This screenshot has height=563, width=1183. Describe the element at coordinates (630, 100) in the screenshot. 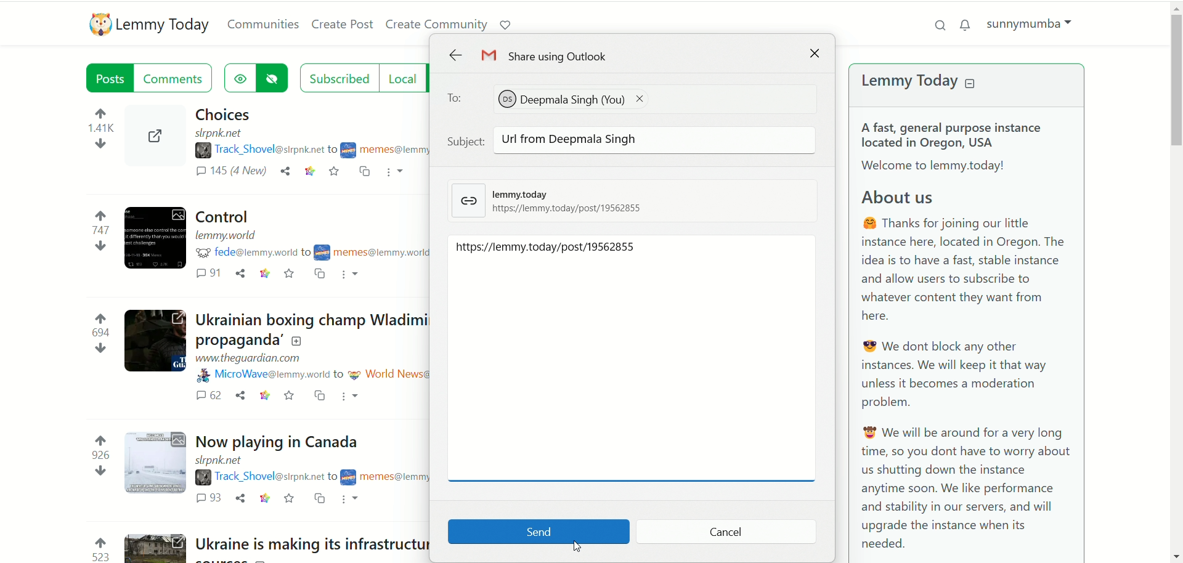

I see `to: DeepmalaSingh (You)` at that location.